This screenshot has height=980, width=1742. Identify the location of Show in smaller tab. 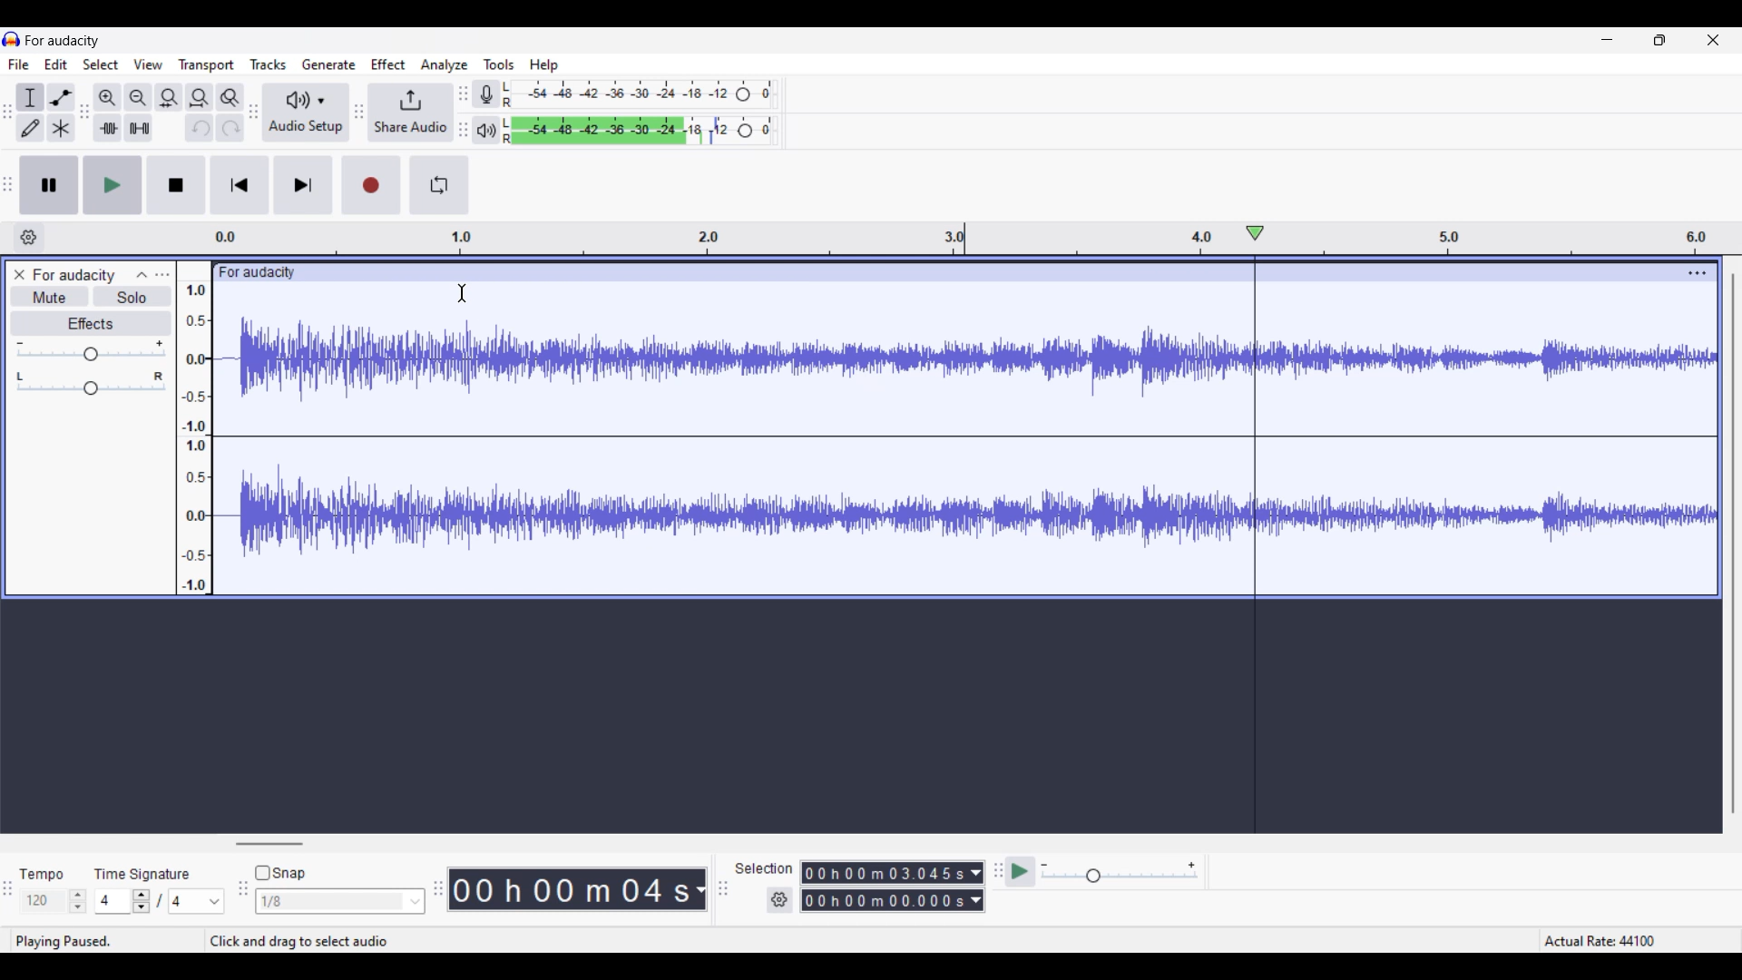
(1659, 40).